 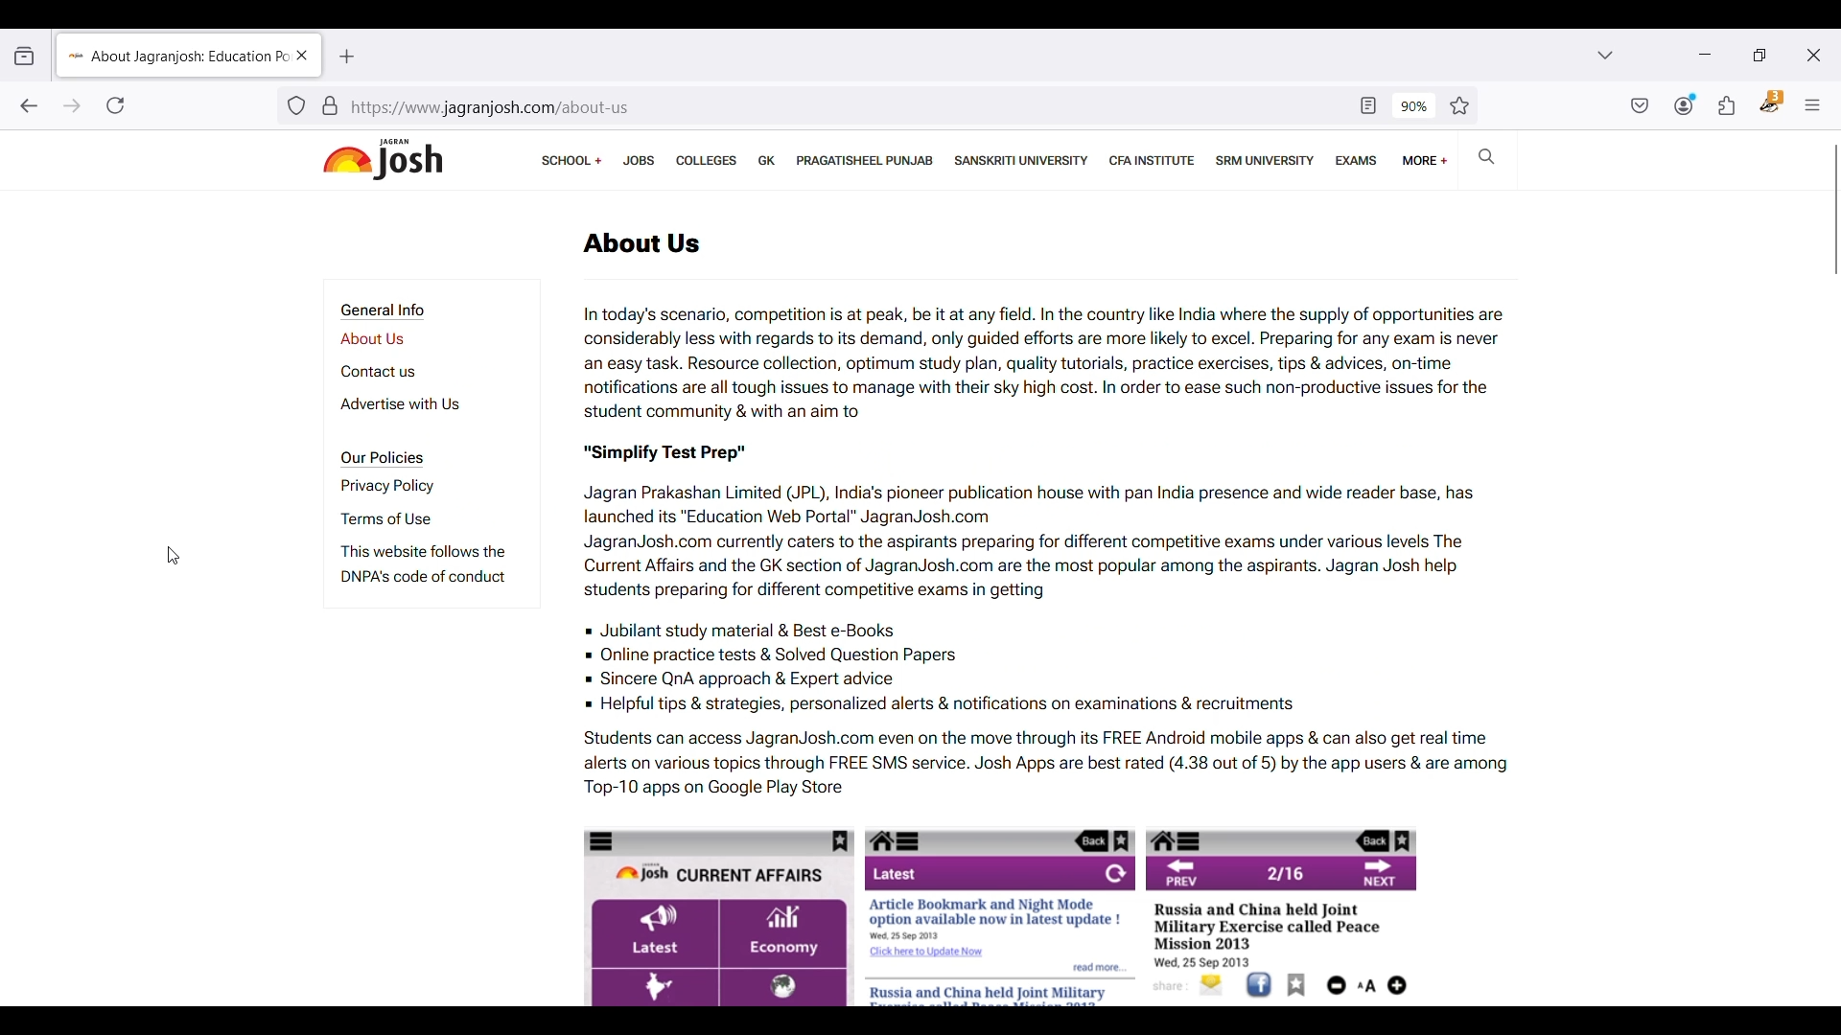 What do you see at coordinates (296, 105) in the screenshot?
I see `Tracker detection` at bounding box center [296, 105].